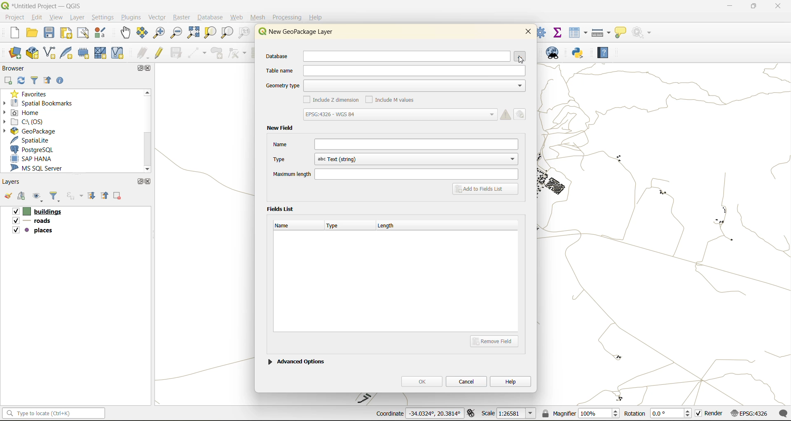 The image size is (791, 421). Describe the element at coordinates (198, 53) in the screenshot. I see `digitize` at that location.